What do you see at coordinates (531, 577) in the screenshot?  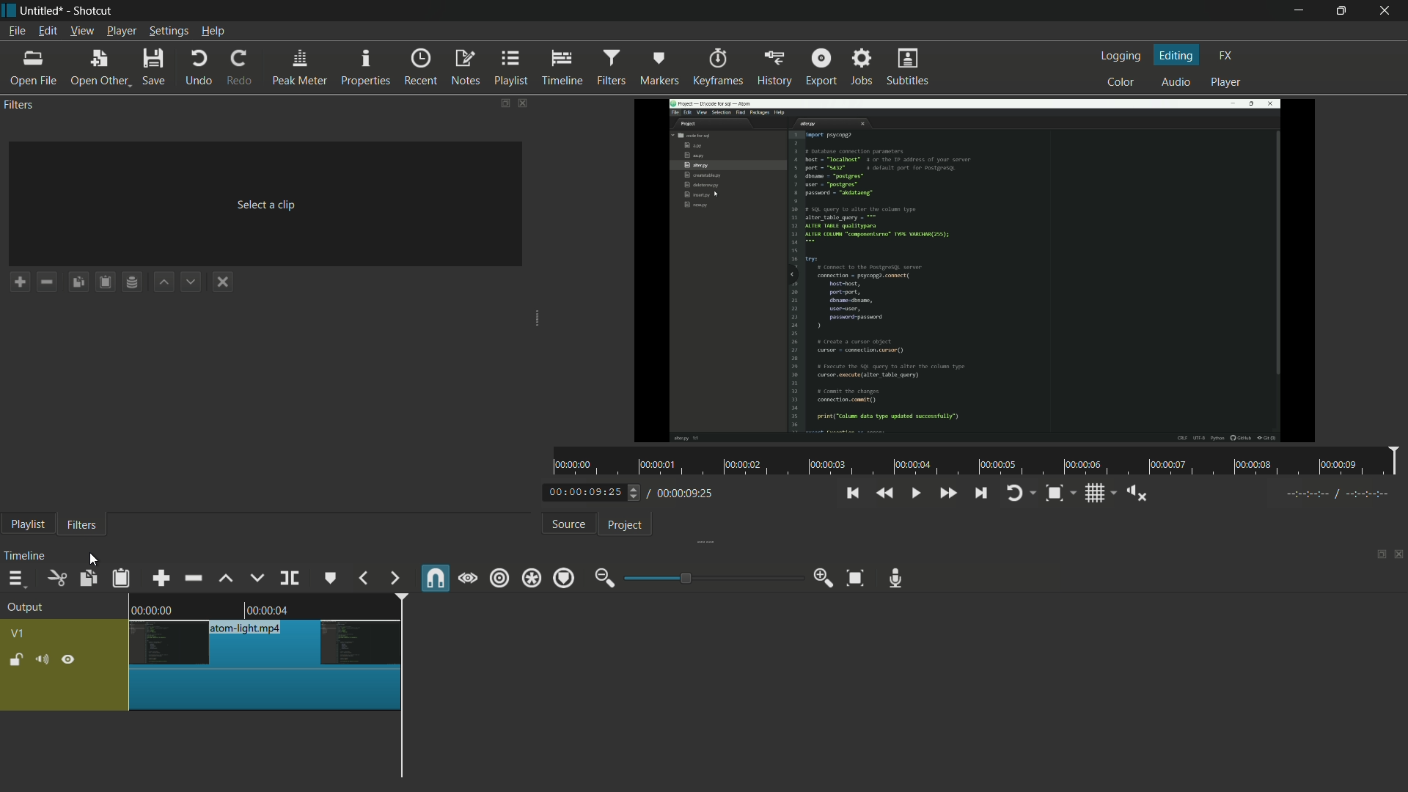 I see `ripple all tracks` at bounding box center [531, 577].